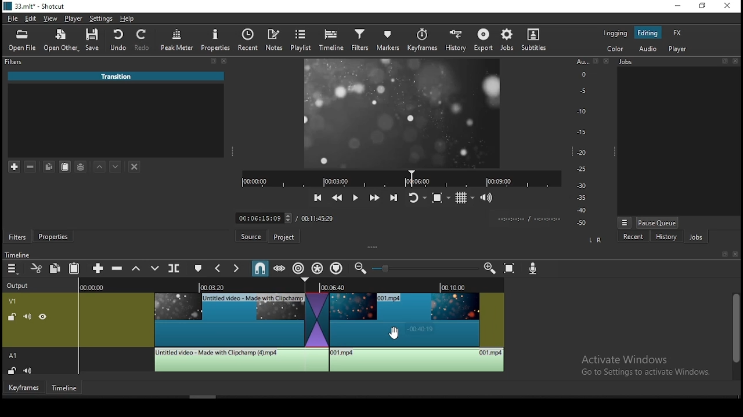 Image resolution: width=743 pixels, height=417 pixels. Describe the element at coordinates (73, 19) in the screenshot. I see `player` at that location.